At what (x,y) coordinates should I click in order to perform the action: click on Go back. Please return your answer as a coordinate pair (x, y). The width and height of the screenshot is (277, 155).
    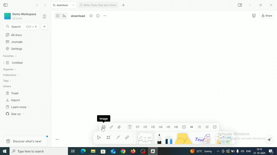
    Looking at the image, I should click on (38, 5).